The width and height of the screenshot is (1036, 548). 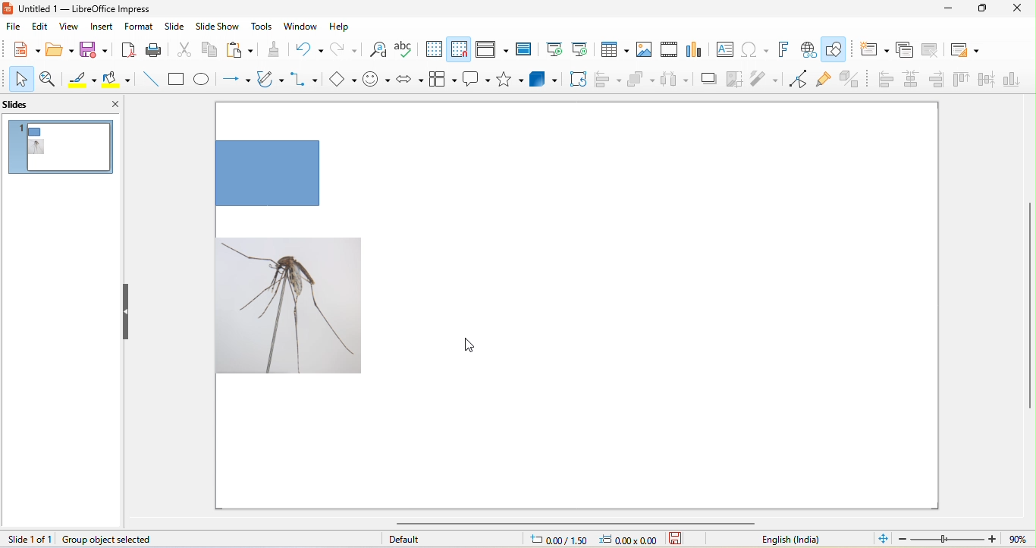 I want to click on line, so click(x=152, y=80).